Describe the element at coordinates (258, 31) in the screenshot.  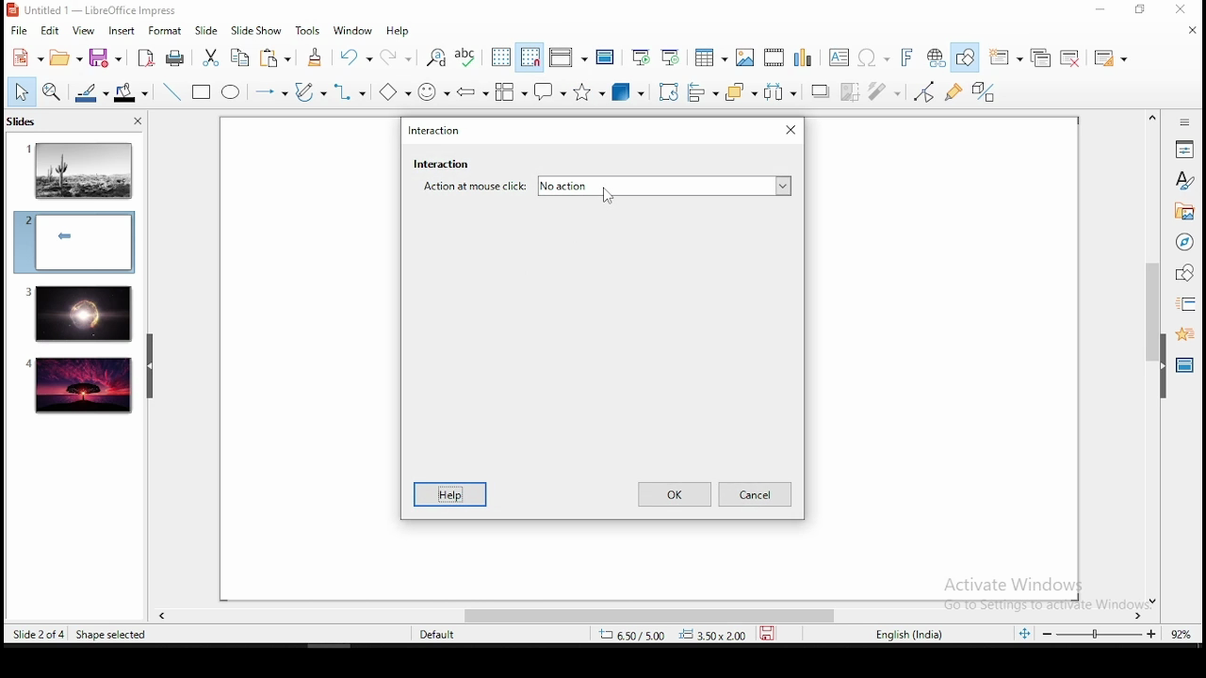
I see `slide show` at that location.